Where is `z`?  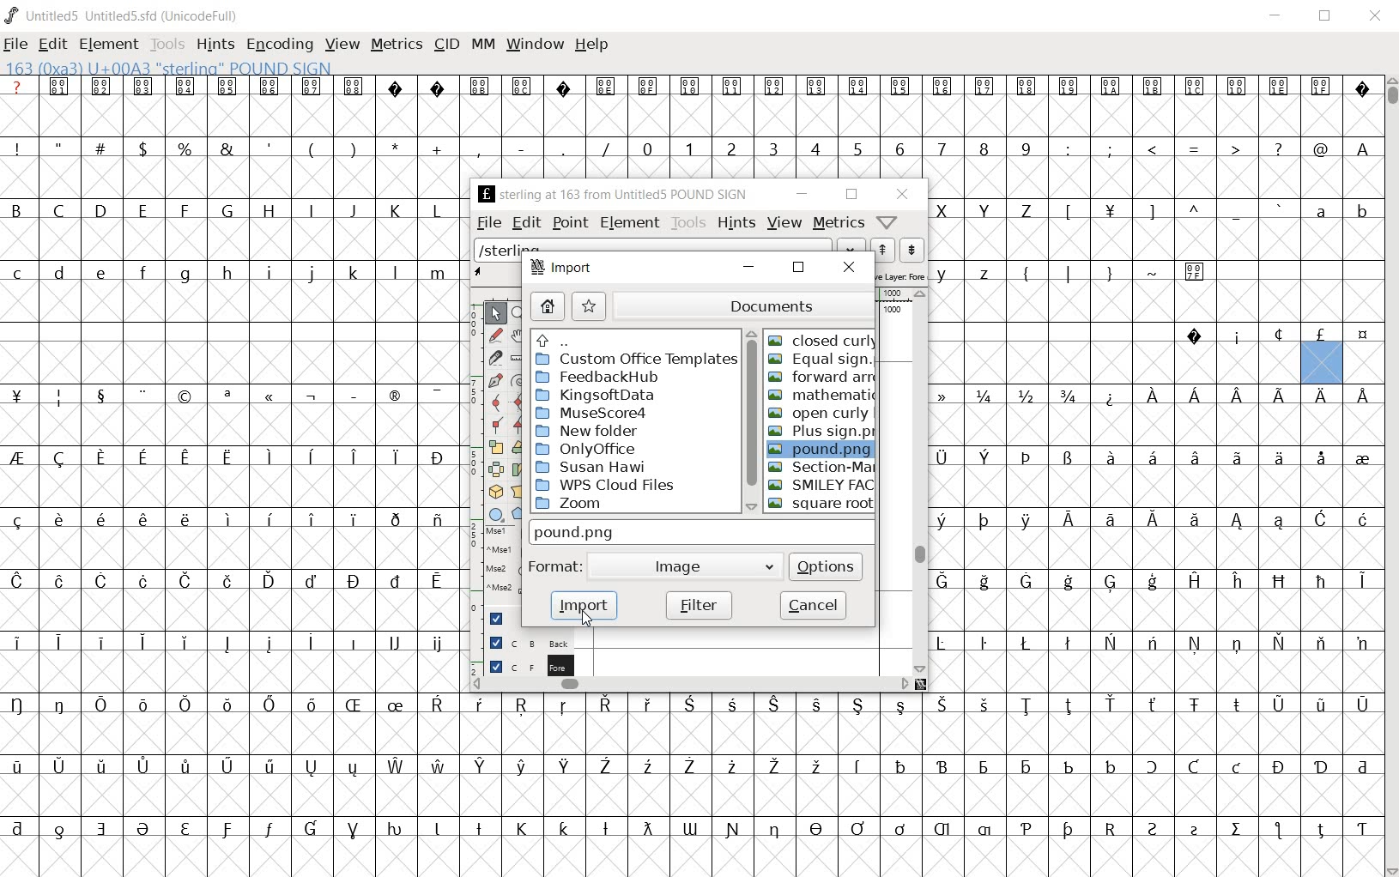
z is located at coordinates (985, 271).